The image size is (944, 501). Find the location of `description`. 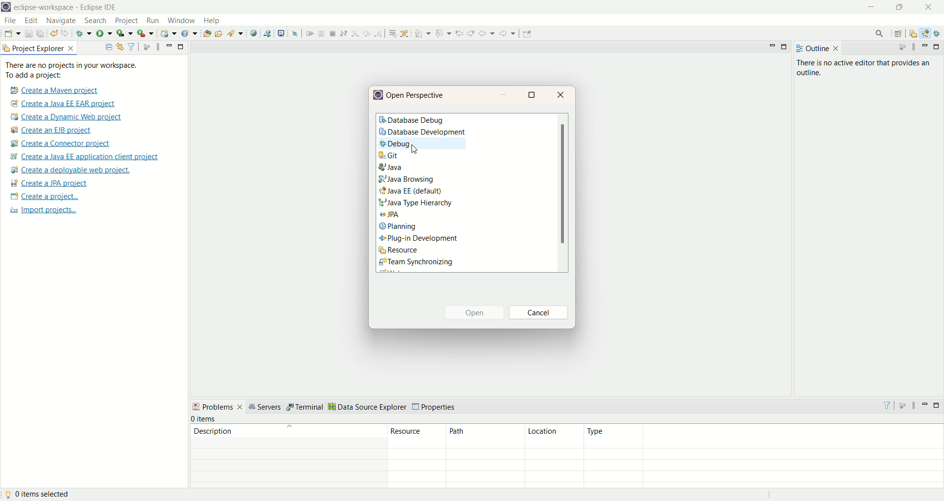

description is located at coordinates (285, 455).